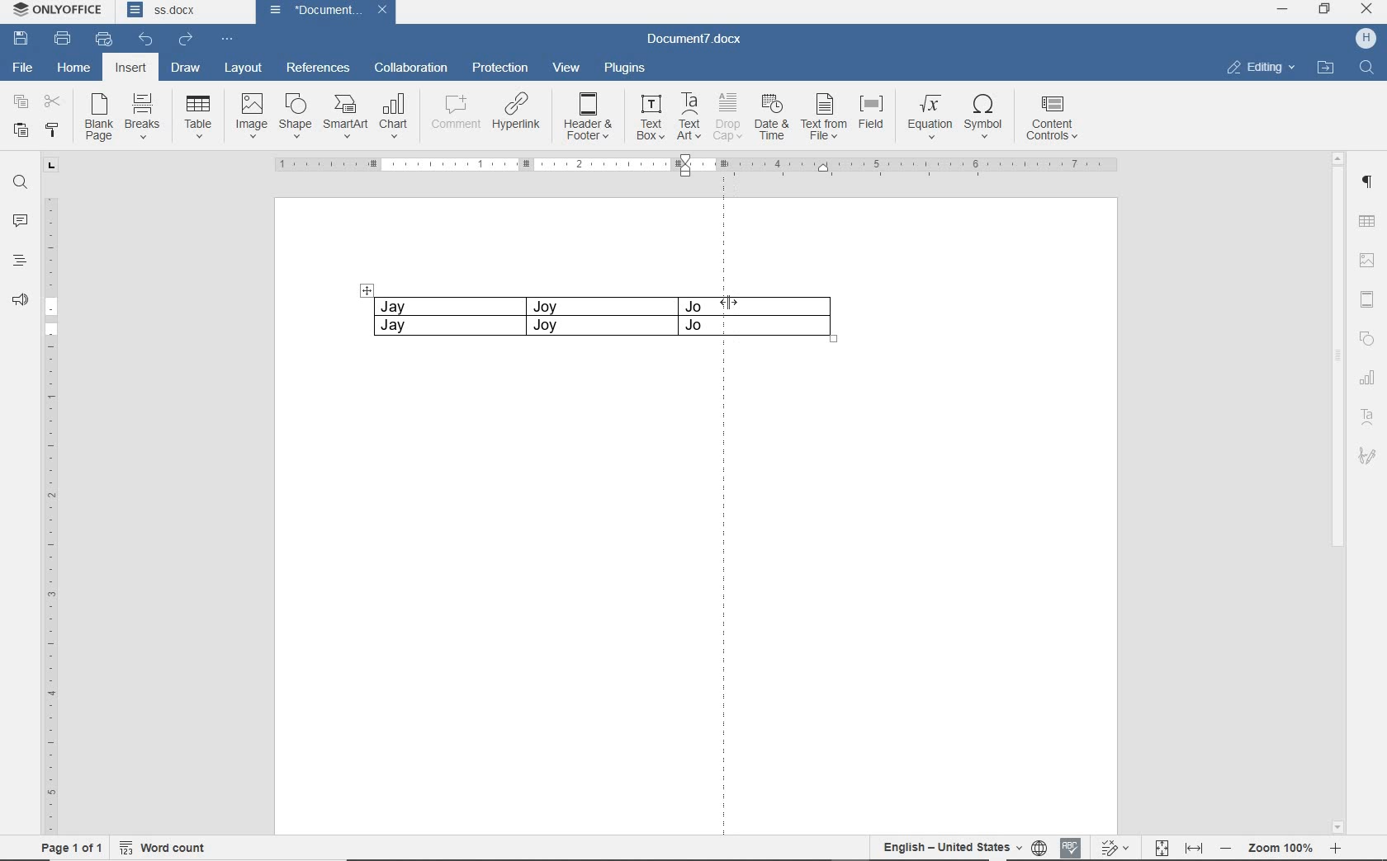 The width and height of the screenshot is (1387, 861). Describe the element at coordinates (141, 38) in the screenshot. I see `UNDO` at that location.